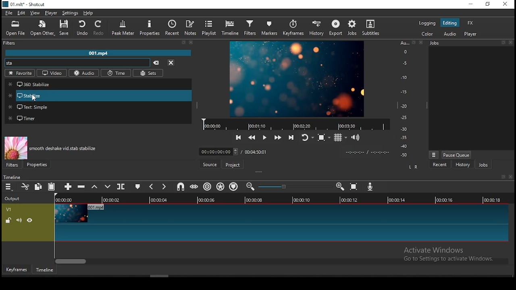 The height and width of the screenshot is (290, 516). Describe the element at coordinates (209, 164) in the screenshot. I see `source` at that location.